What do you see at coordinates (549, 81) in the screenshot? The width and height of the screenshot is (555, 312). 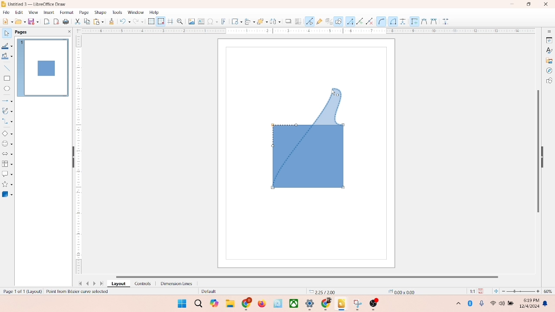 I see `shapes` at bounding box center [549, 81].